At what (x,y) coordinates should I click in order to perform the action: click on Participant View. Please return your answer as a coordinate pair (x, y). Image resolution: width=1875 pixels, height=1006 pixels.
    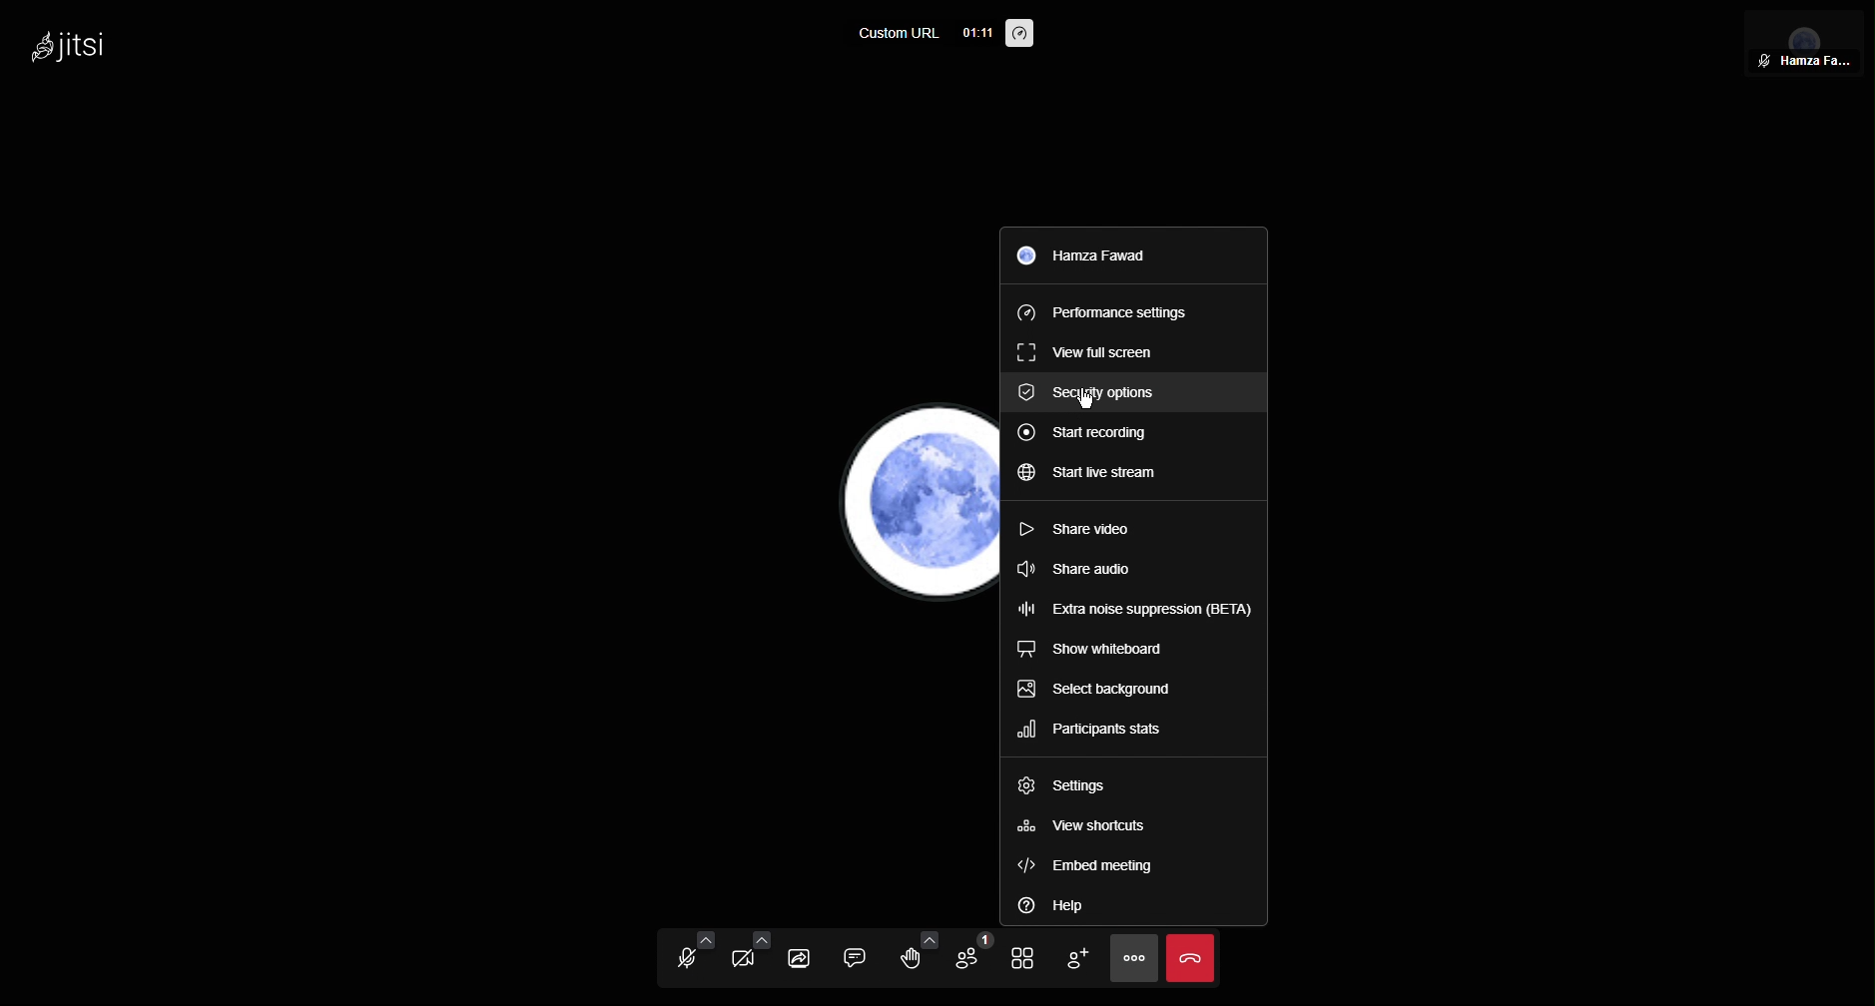
    Looking at the image, I should click on (1805, 42).